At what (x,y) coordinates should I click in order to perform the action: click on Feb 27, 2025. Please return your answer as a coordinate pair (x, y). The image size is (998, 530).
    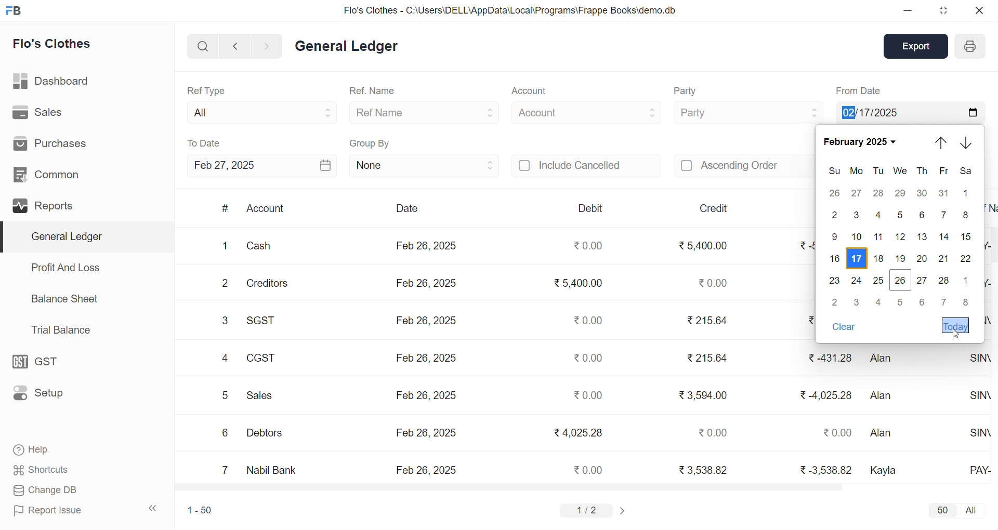
    Looking at the image, I should click on (262, 165).